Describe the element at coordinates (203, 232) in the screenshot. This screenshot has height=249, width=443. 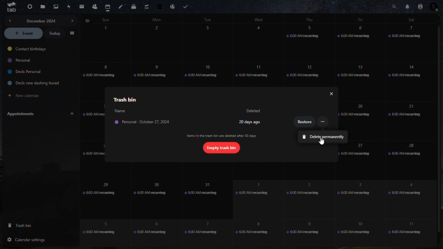
I see `7` at that location.